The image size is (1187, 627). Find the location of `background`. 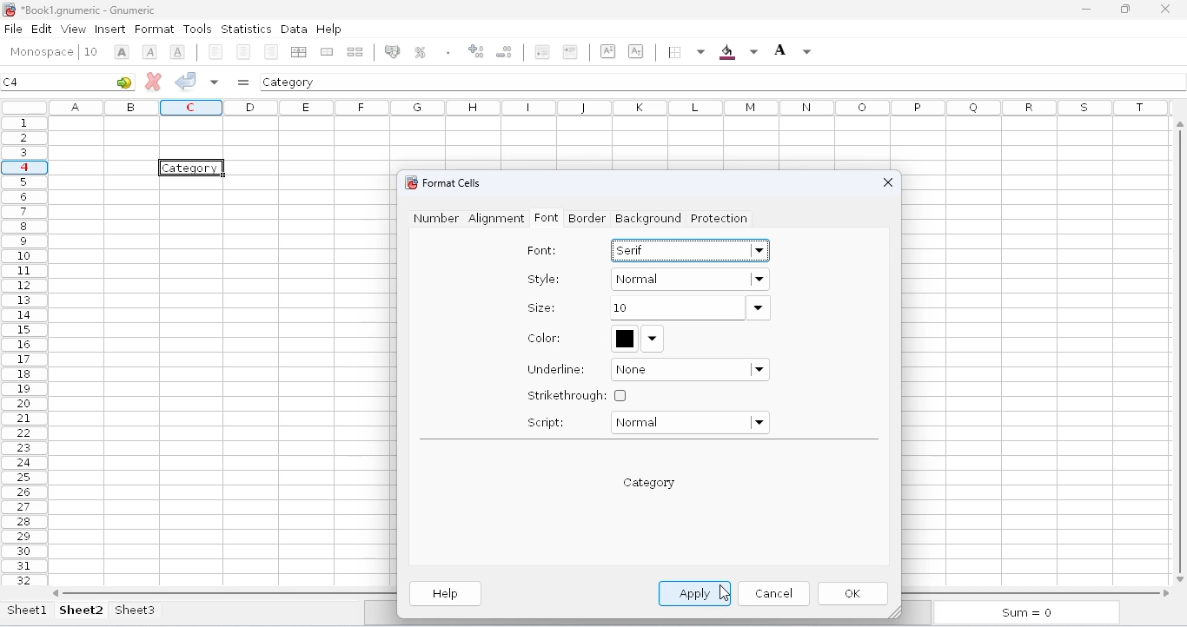

background is located at coordinates (738, 52).